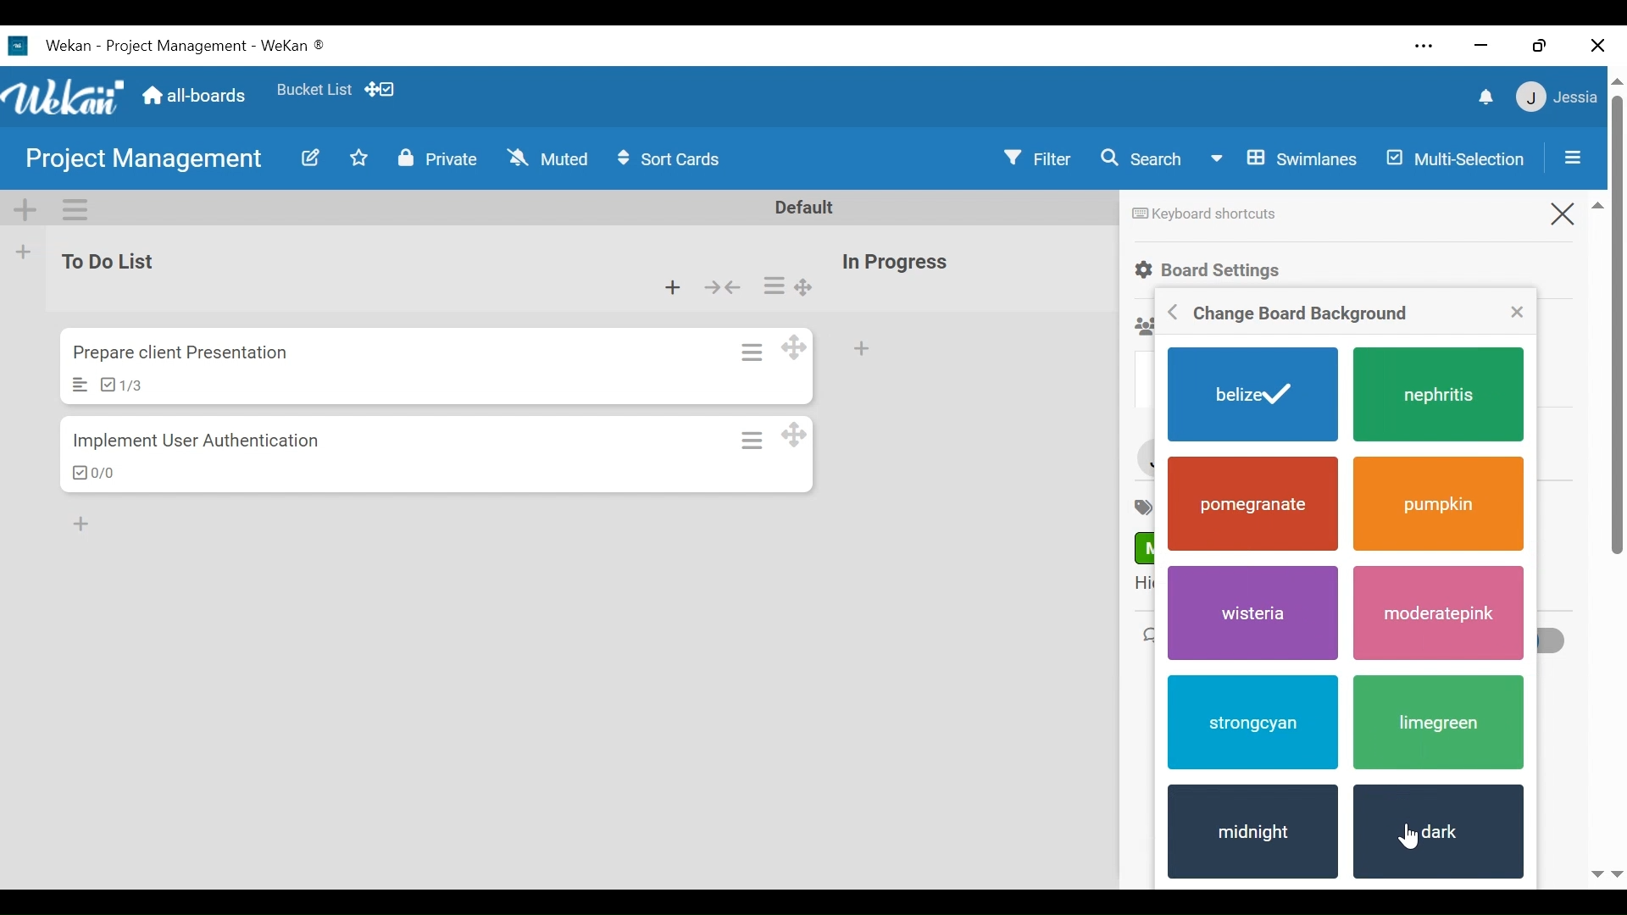 The image size is (1627, 915). What do you see at coordinates (547, 158) in the screenshot?
I see `Muted` at bounding box center [547, 158].